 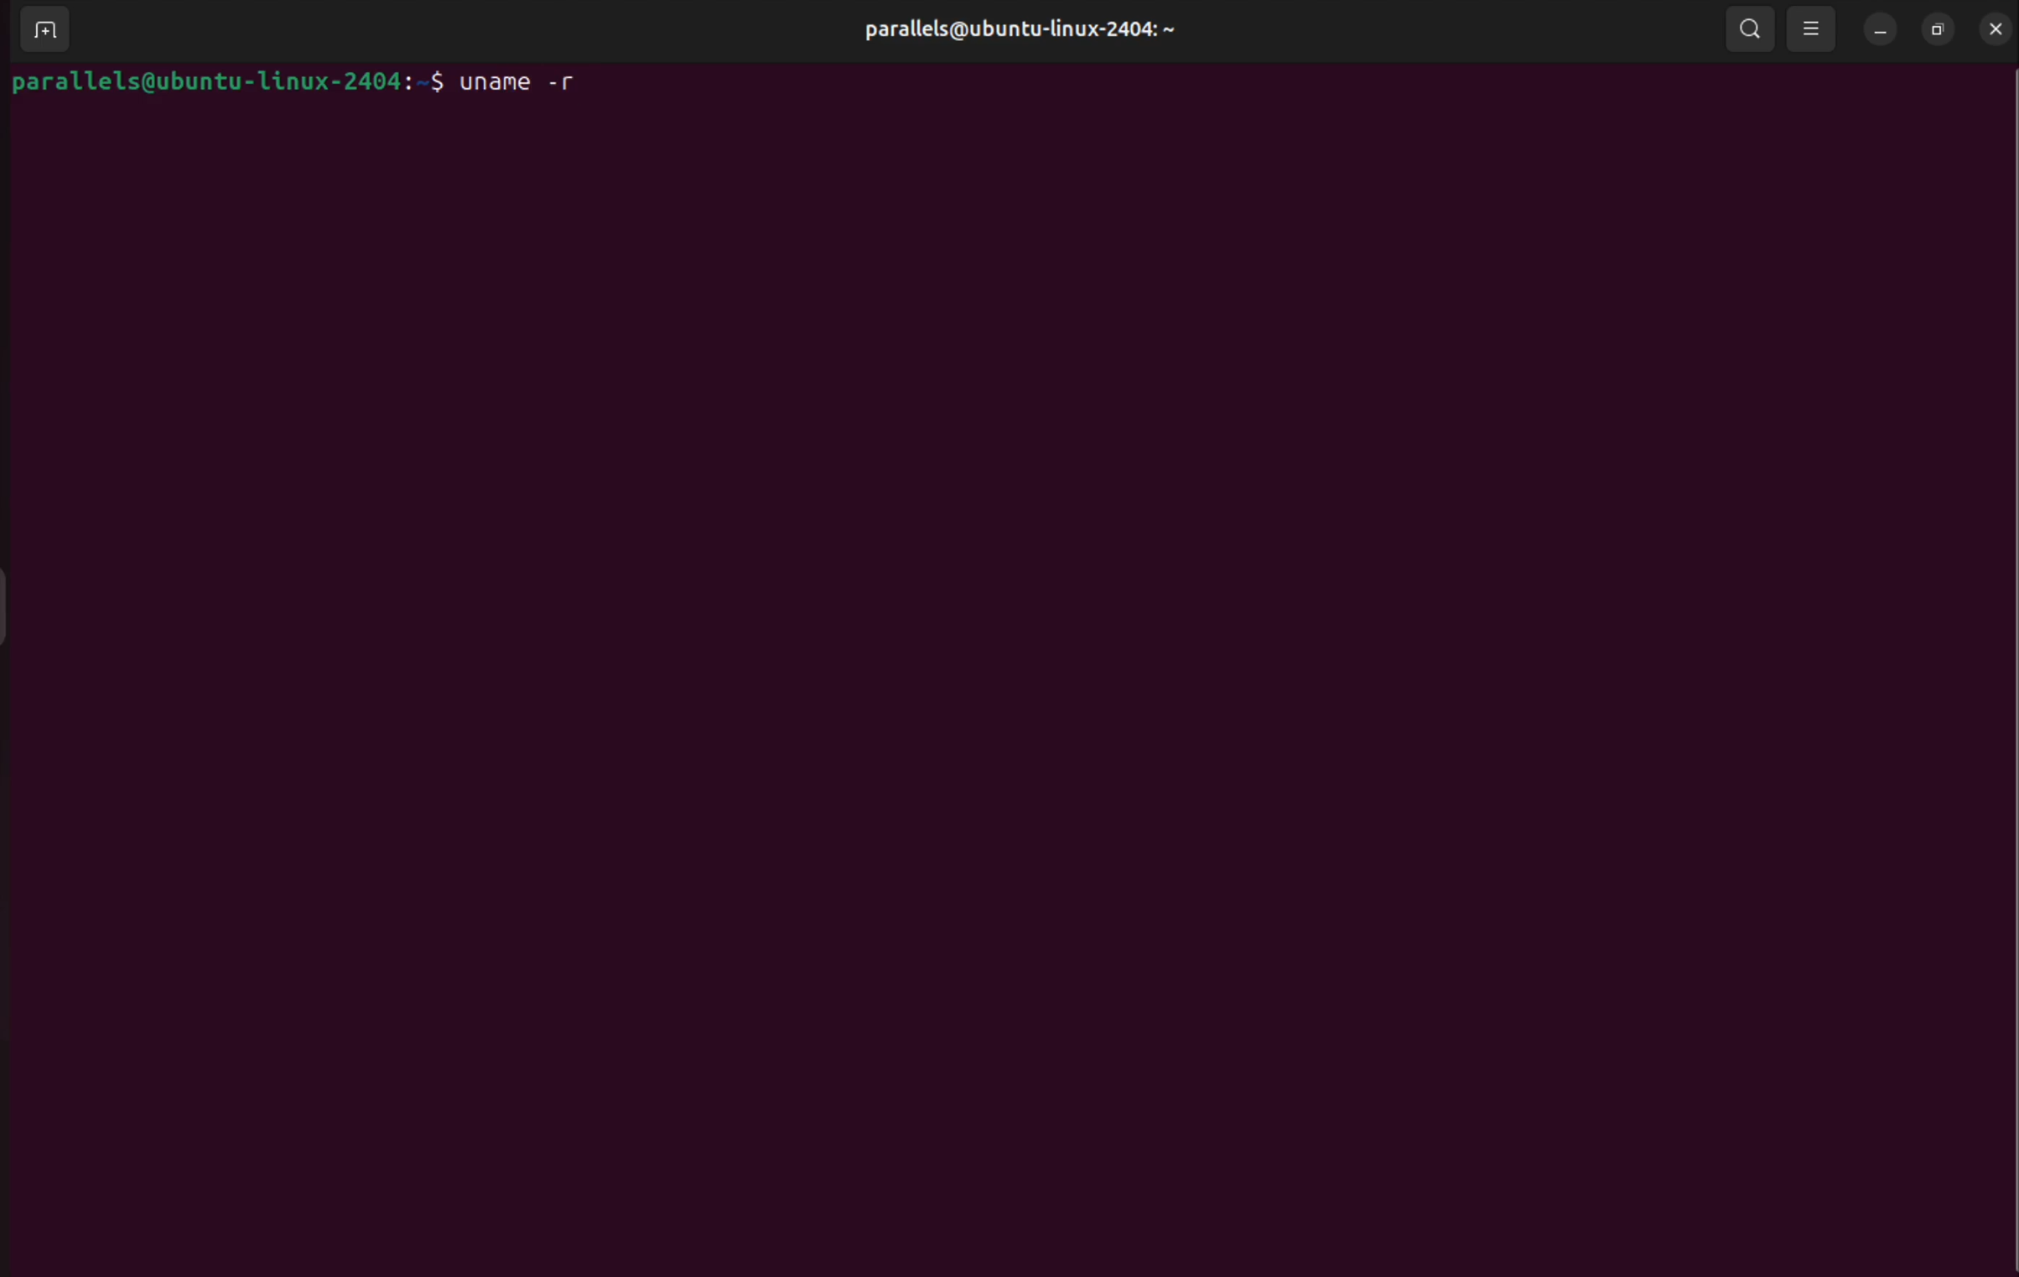 I want to click on add terminal, so click(x=42, y=32).